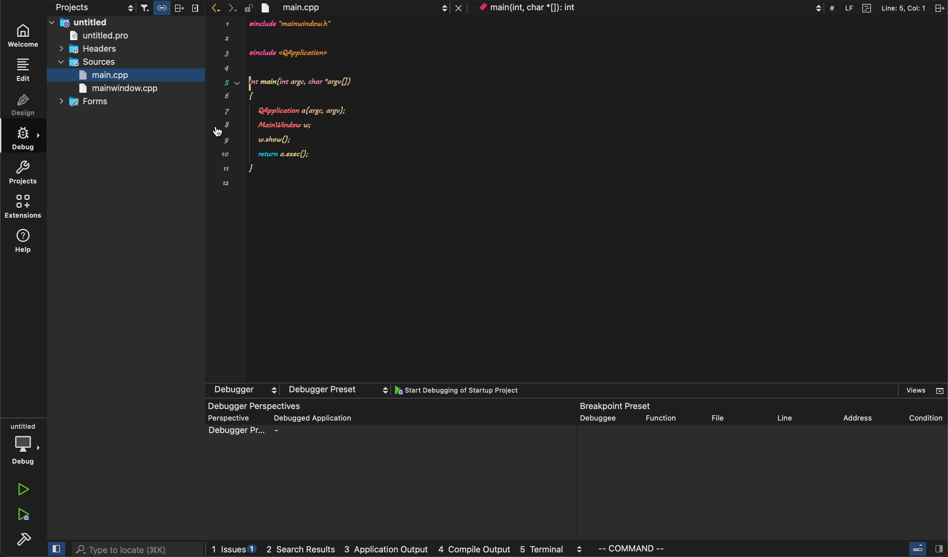 The height and width of the screenshot is (557, 948). I want to click on issues, so click(234, 548).